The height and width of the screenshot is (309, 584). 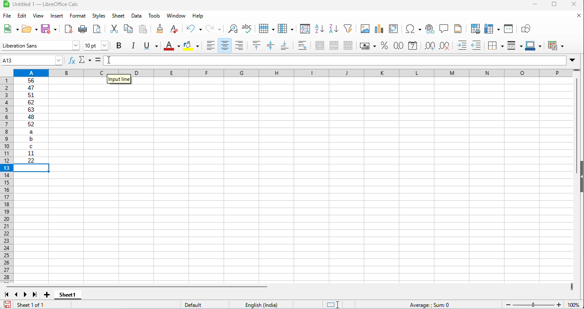 What do you see at coordinates (68, 295) in the screenshot?
I see `sheet1` at bounding box center [68, 295].